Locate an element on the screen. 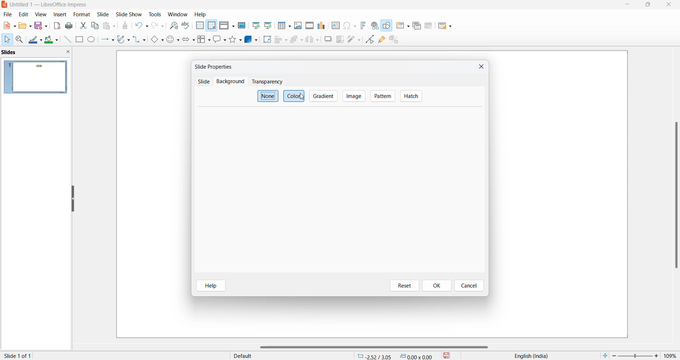 Image resolution: width=680 pixels, height=360 pixels. rectangle  is located at coordinates (79, 39).